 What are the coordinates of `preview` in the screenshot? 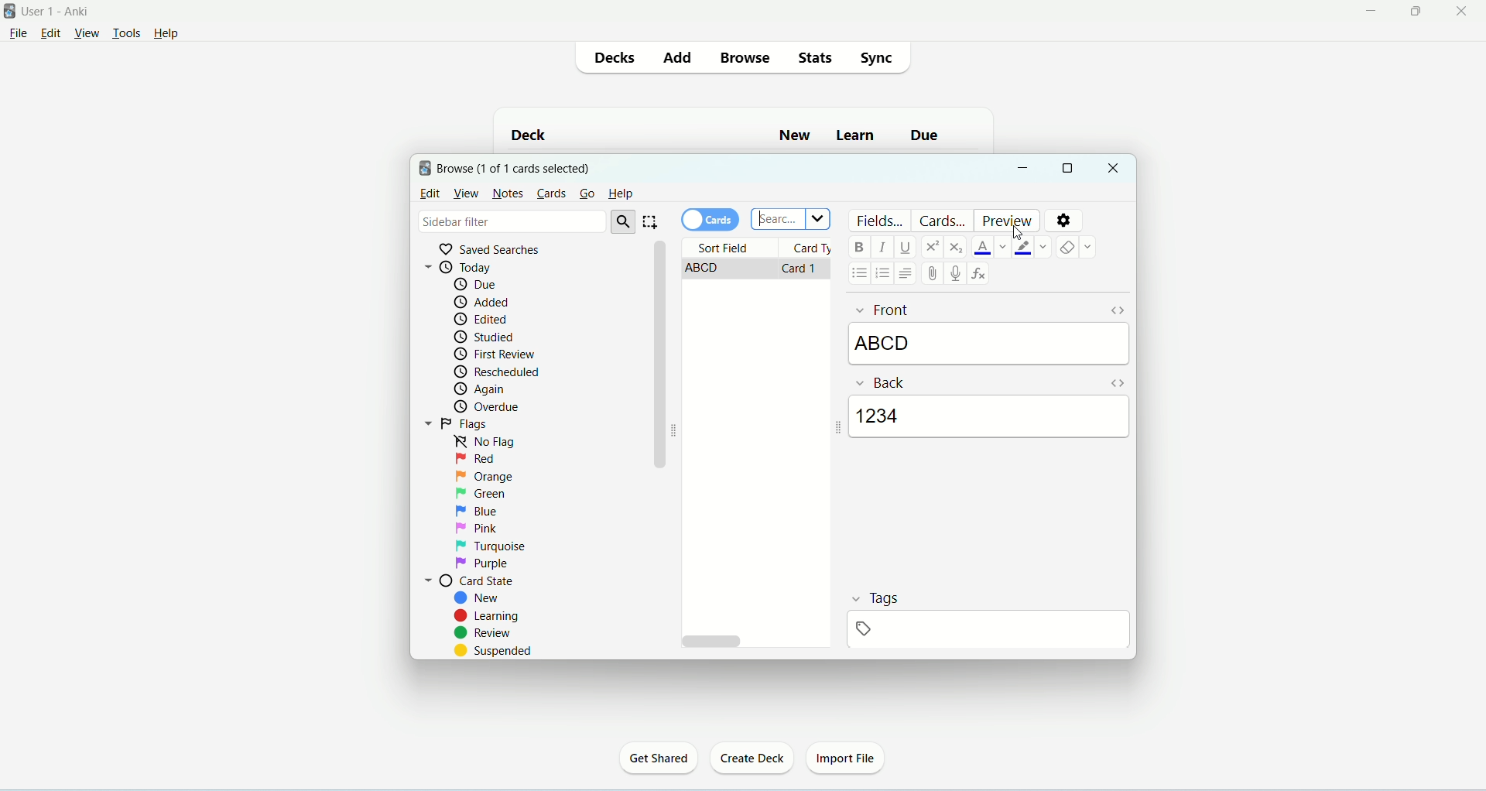 It's located at (1009, 221).